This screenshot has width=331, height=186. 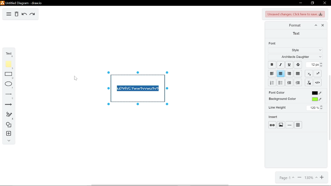 What do you see at coordinates (17, 14) in the screenshot?
I see `delete` at bounding box center [17, 14].